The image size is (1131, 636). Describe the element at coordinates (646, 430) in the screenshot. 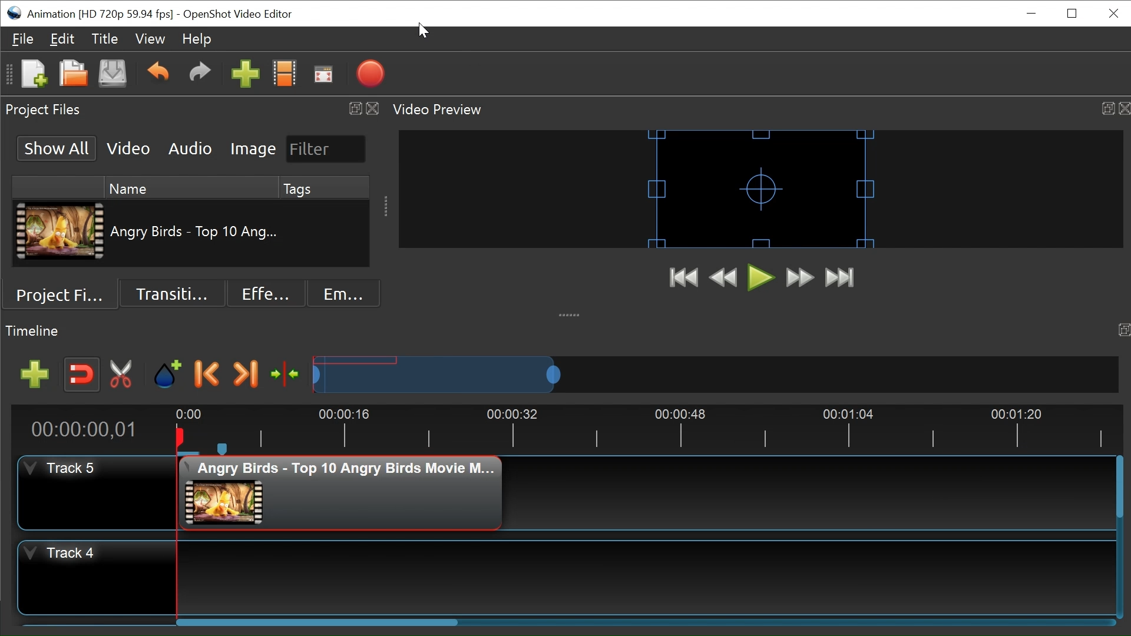

I see `Timeline` at that location.